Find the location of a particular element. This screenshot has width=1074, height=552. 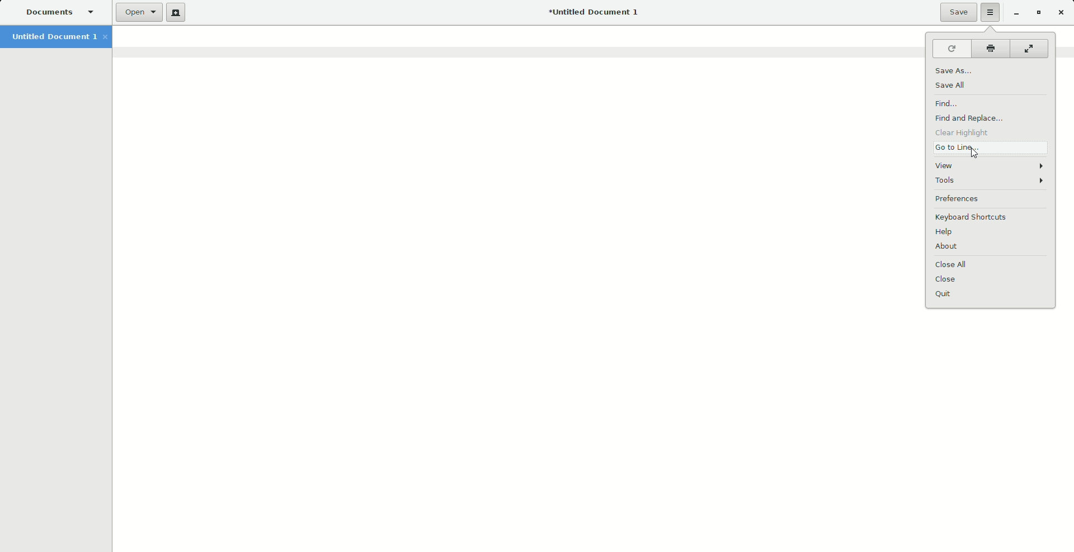

Close is located at coordinates (948, 281).